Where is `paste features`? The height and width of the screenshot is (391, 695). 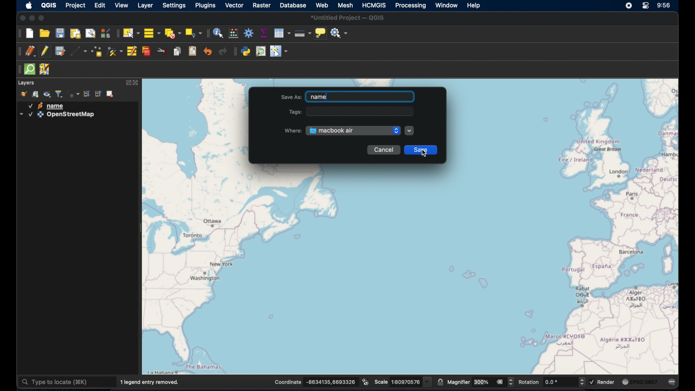
paste features is located at coordinates (193, 51).